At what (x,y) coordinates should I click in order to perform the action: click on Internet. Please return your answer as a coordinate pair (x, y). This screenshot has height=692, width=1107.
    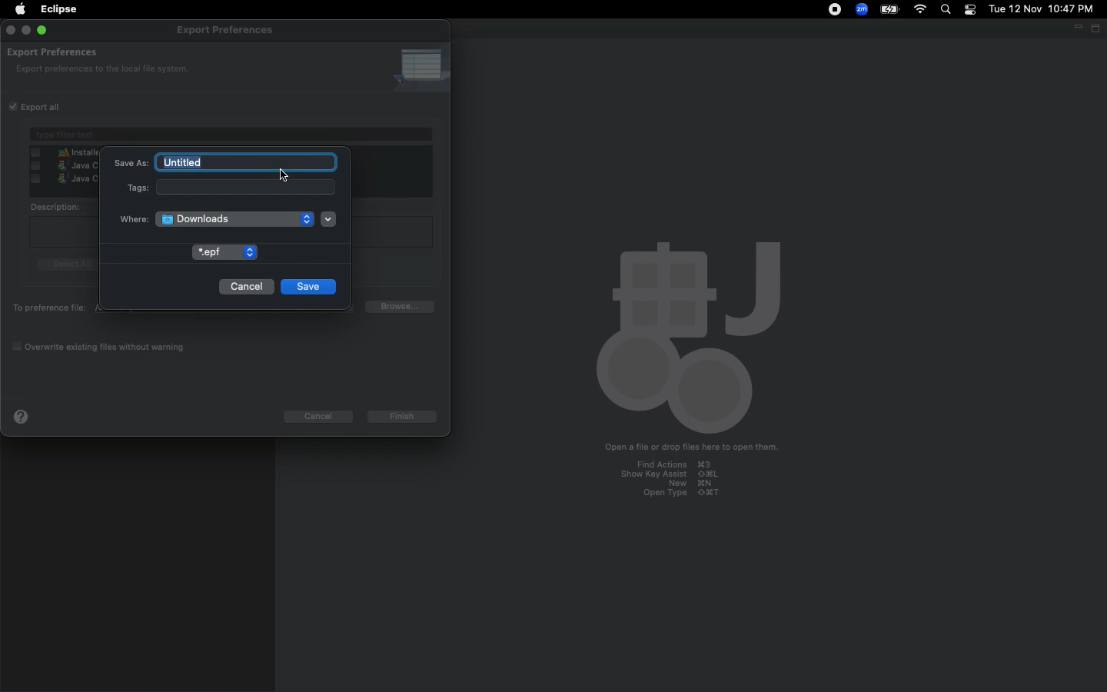
    Looking at the image, I should click on (922, 9).